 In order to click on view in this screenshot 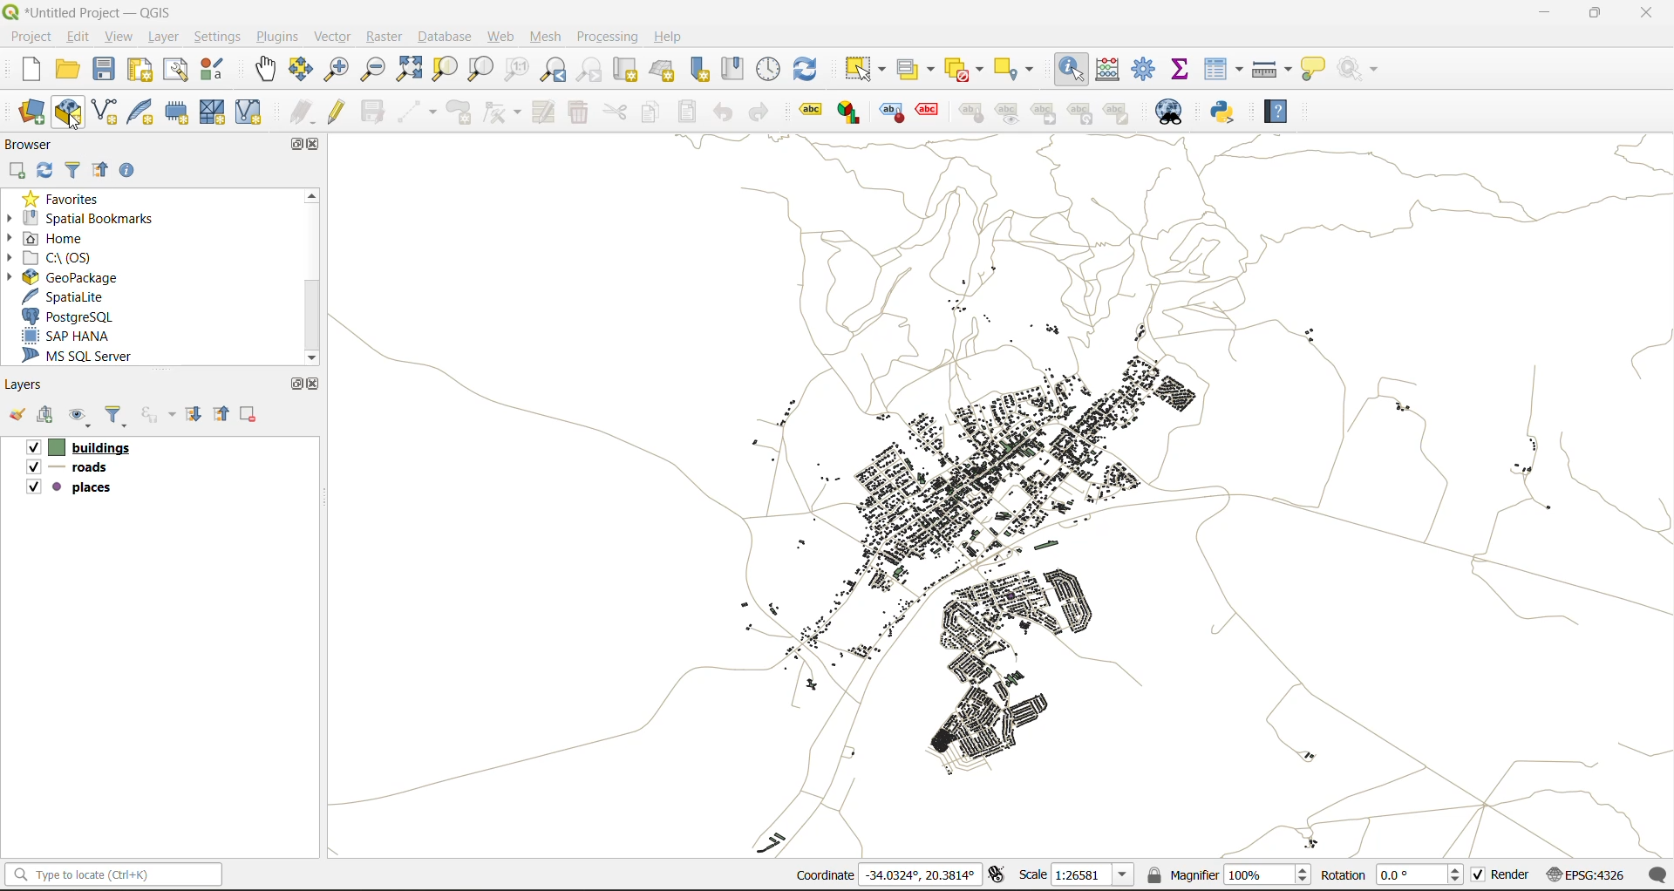, I will do `click(121, 36)`.